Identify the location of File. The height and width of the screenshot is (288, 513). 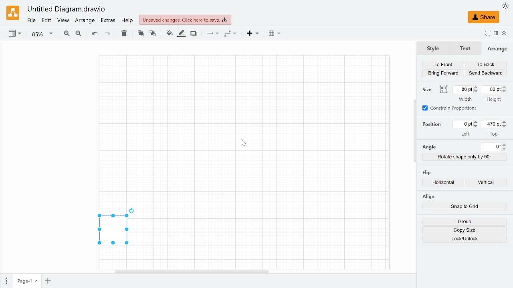
(31, 20).